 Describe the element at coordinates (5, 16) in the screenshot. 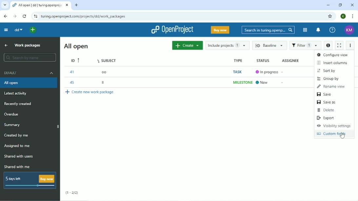

I see `backward` at that location.